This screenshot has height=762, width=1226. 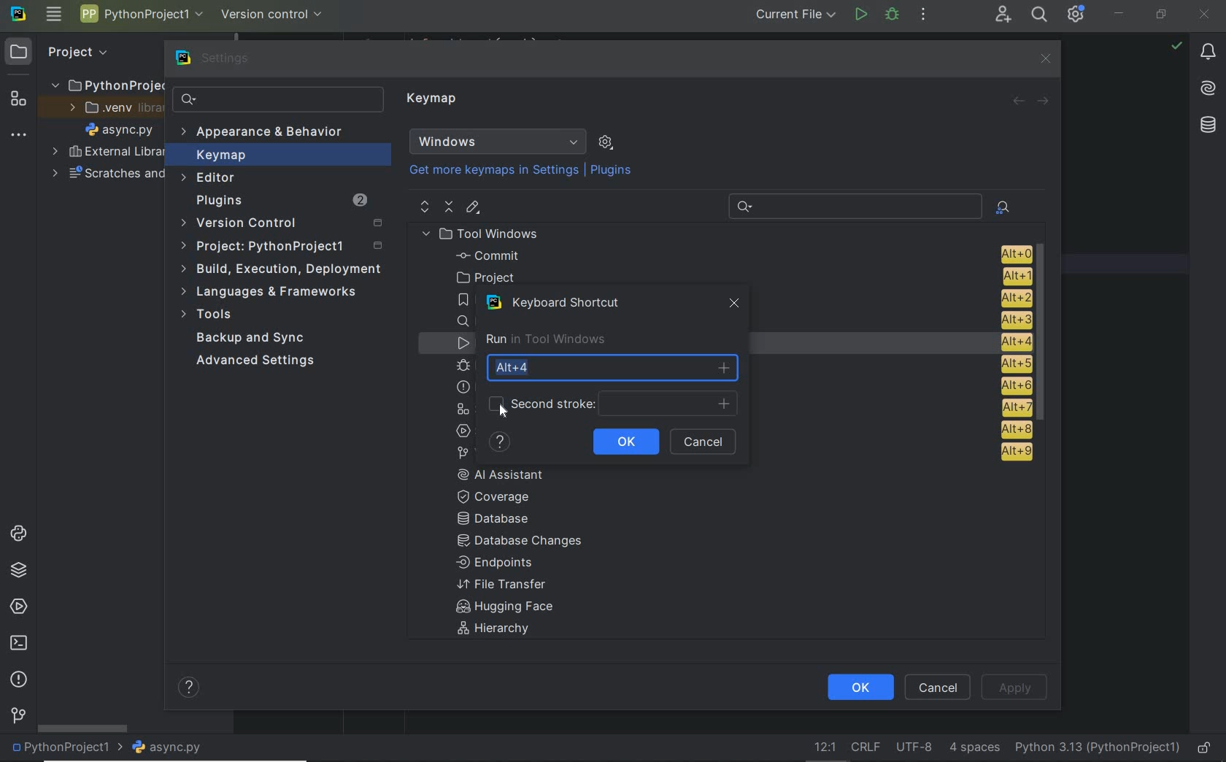 What do you see at coordinates (258, 361) in the screenshot?
I see `Advanced Settings` at bounding box center [258, 361].